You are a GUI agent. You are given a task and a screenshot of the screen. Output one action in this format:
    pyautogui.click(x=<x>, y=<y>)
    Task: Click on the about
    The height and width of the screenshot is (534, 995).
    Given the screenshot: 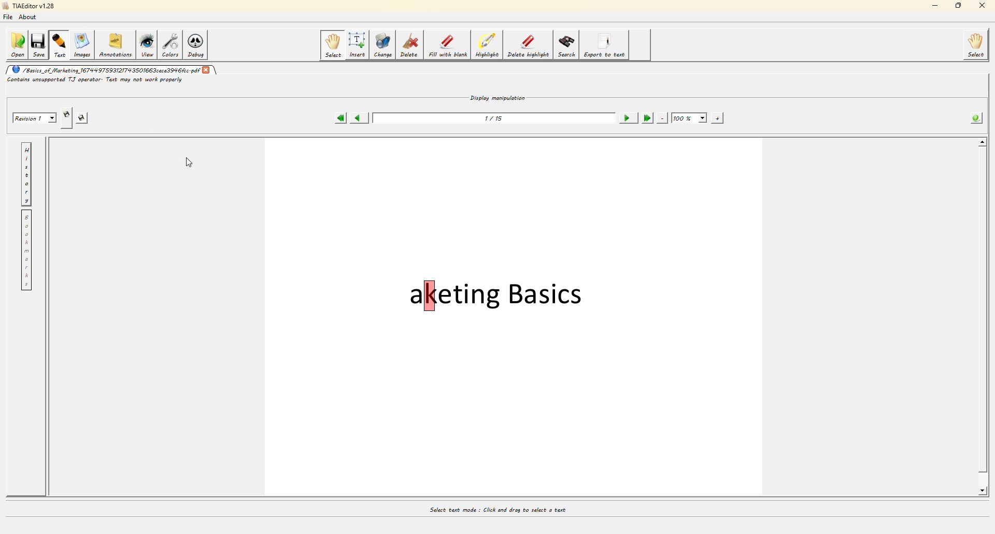 What is the action you would take?
    pyautogui.click(x=30, y=19)
    